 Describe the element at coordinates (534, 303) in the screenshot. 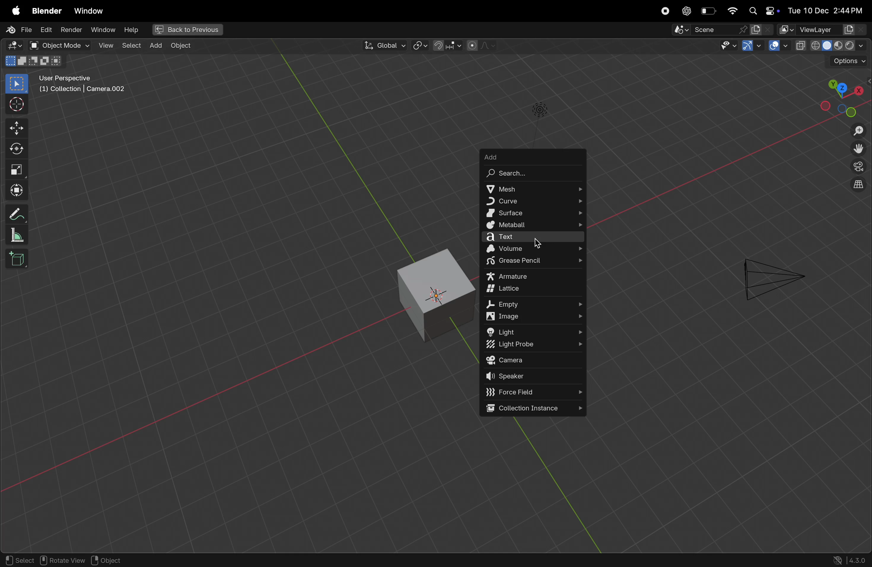

I see `Empty` at that location.